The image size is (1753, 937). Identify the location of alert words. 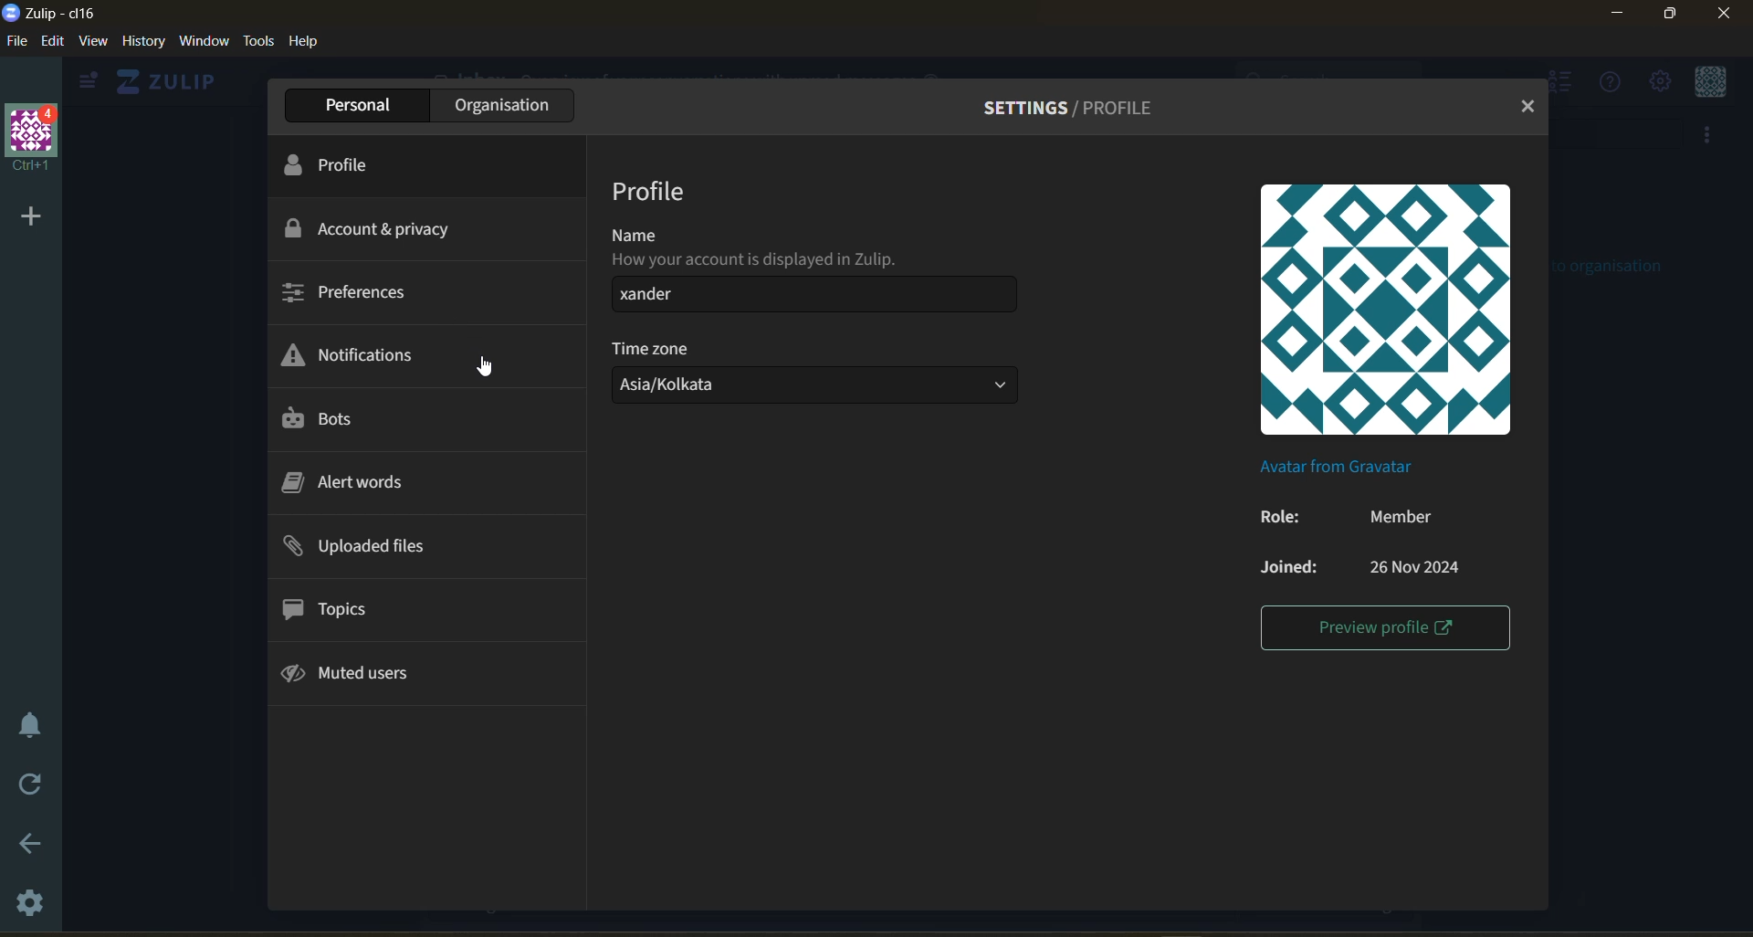
(356, 480).